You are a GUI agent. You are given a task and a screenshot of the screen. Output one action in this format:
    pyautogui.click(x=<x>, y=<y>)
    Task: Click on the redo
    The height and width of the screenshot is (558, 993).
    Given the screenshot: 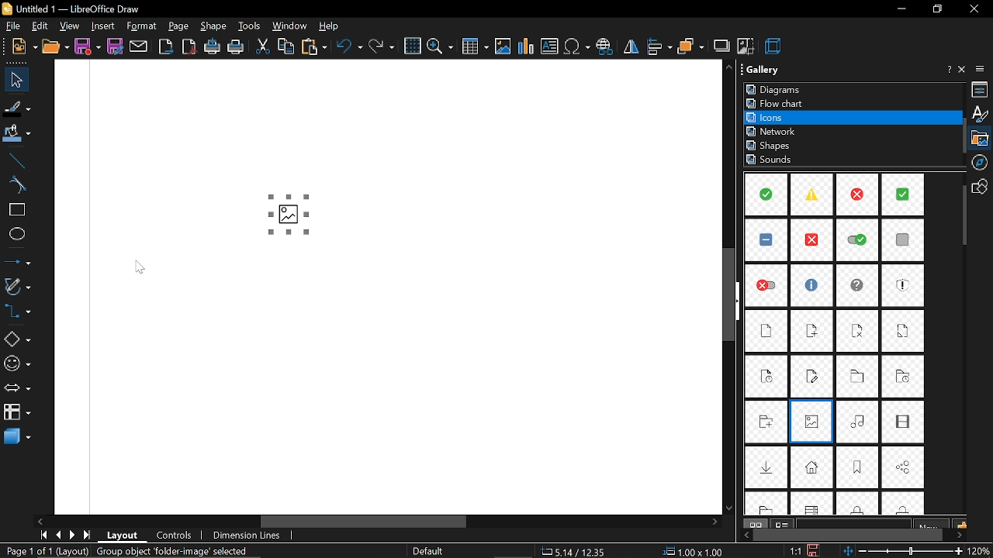 What is the action you would take?
    pyautogui.click(x=383, y=46)
    